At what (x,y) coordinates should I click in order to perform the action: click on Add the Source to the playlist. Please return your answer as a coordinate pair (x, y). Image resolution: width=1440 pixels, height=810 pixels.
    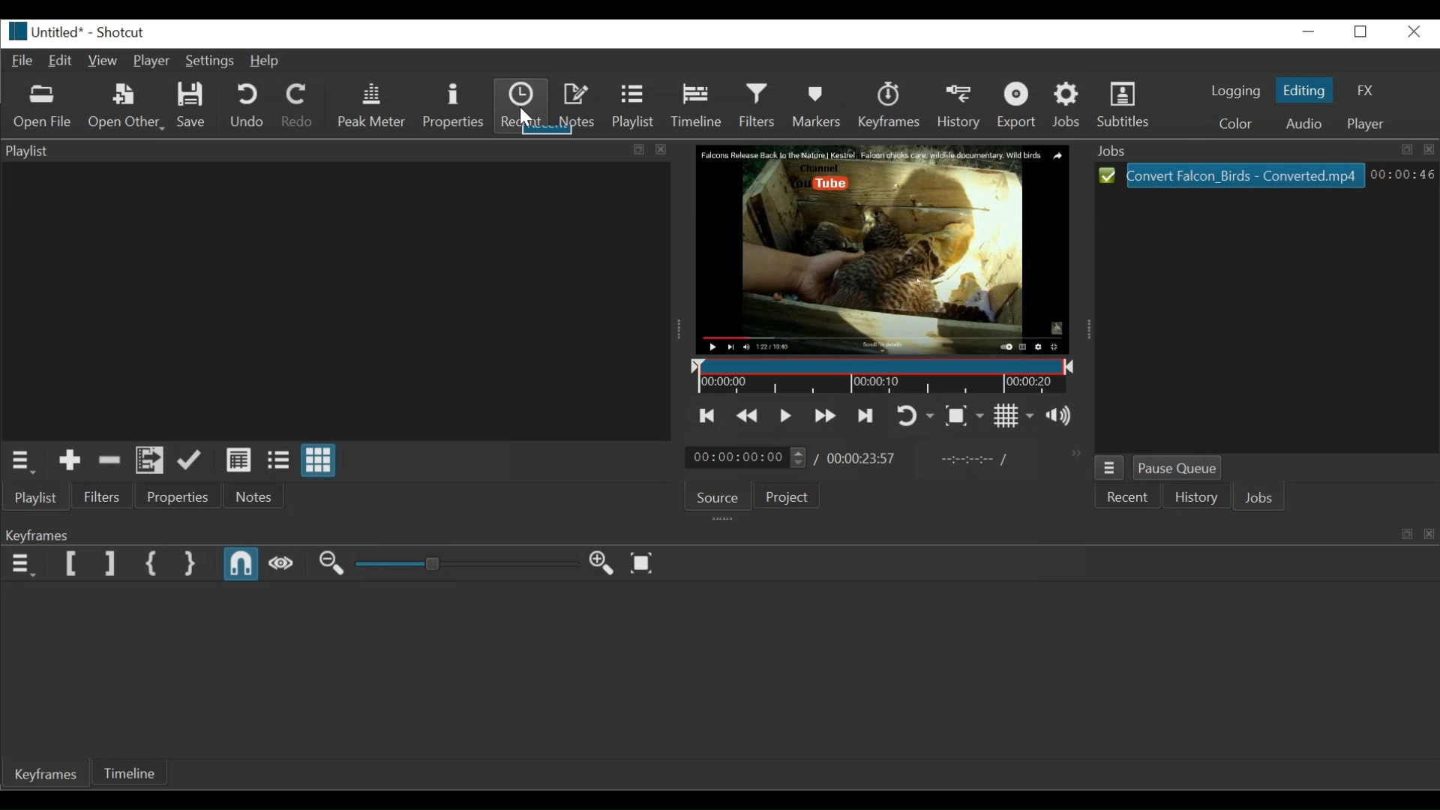
    Looking at the image, I should click on (70, 460).